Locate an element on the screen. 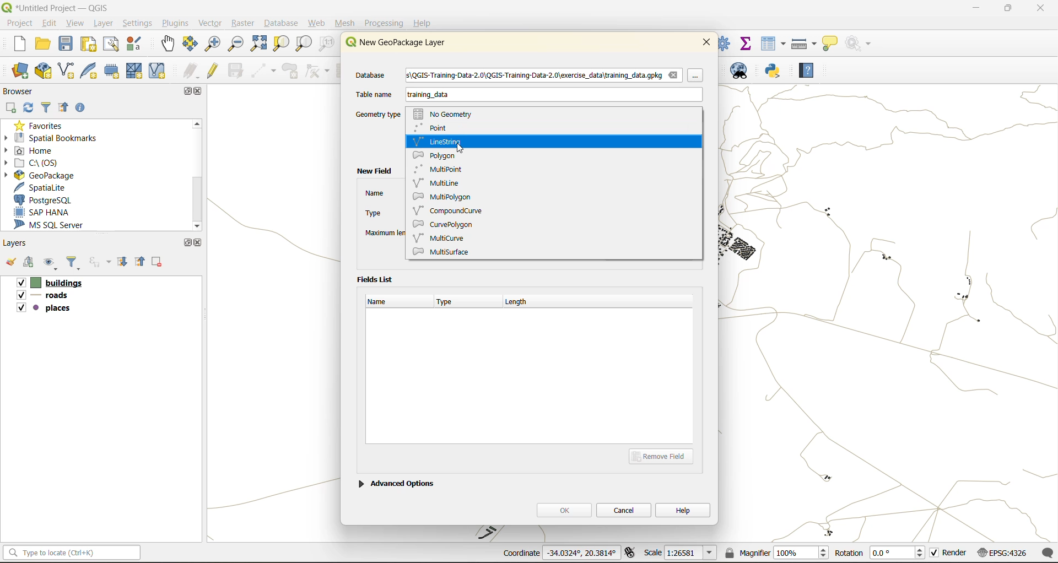 This screenshot has height=563, width=1058. coordinates is located at coordinates (559, 554).